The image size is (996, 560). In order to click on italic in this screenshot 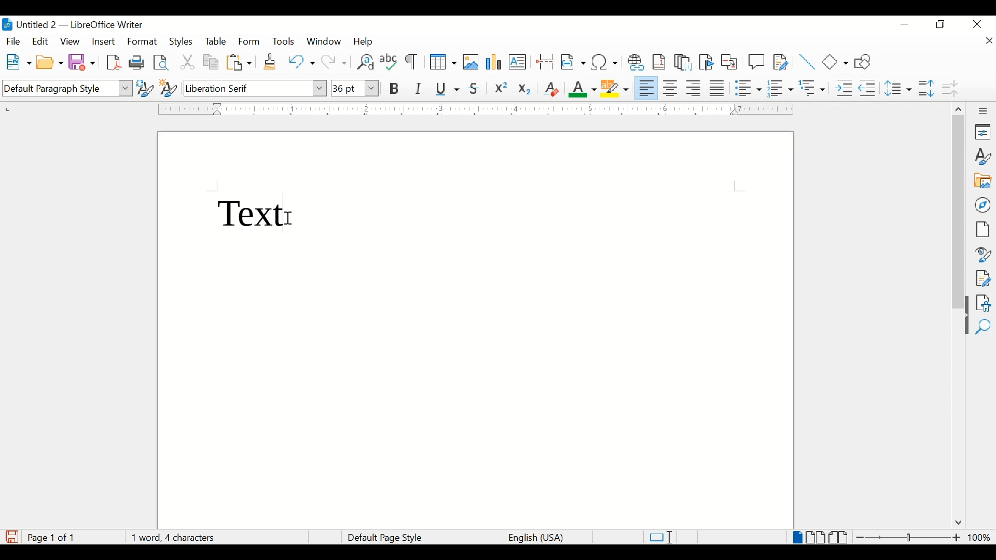, I will do `click(419, 89)`.